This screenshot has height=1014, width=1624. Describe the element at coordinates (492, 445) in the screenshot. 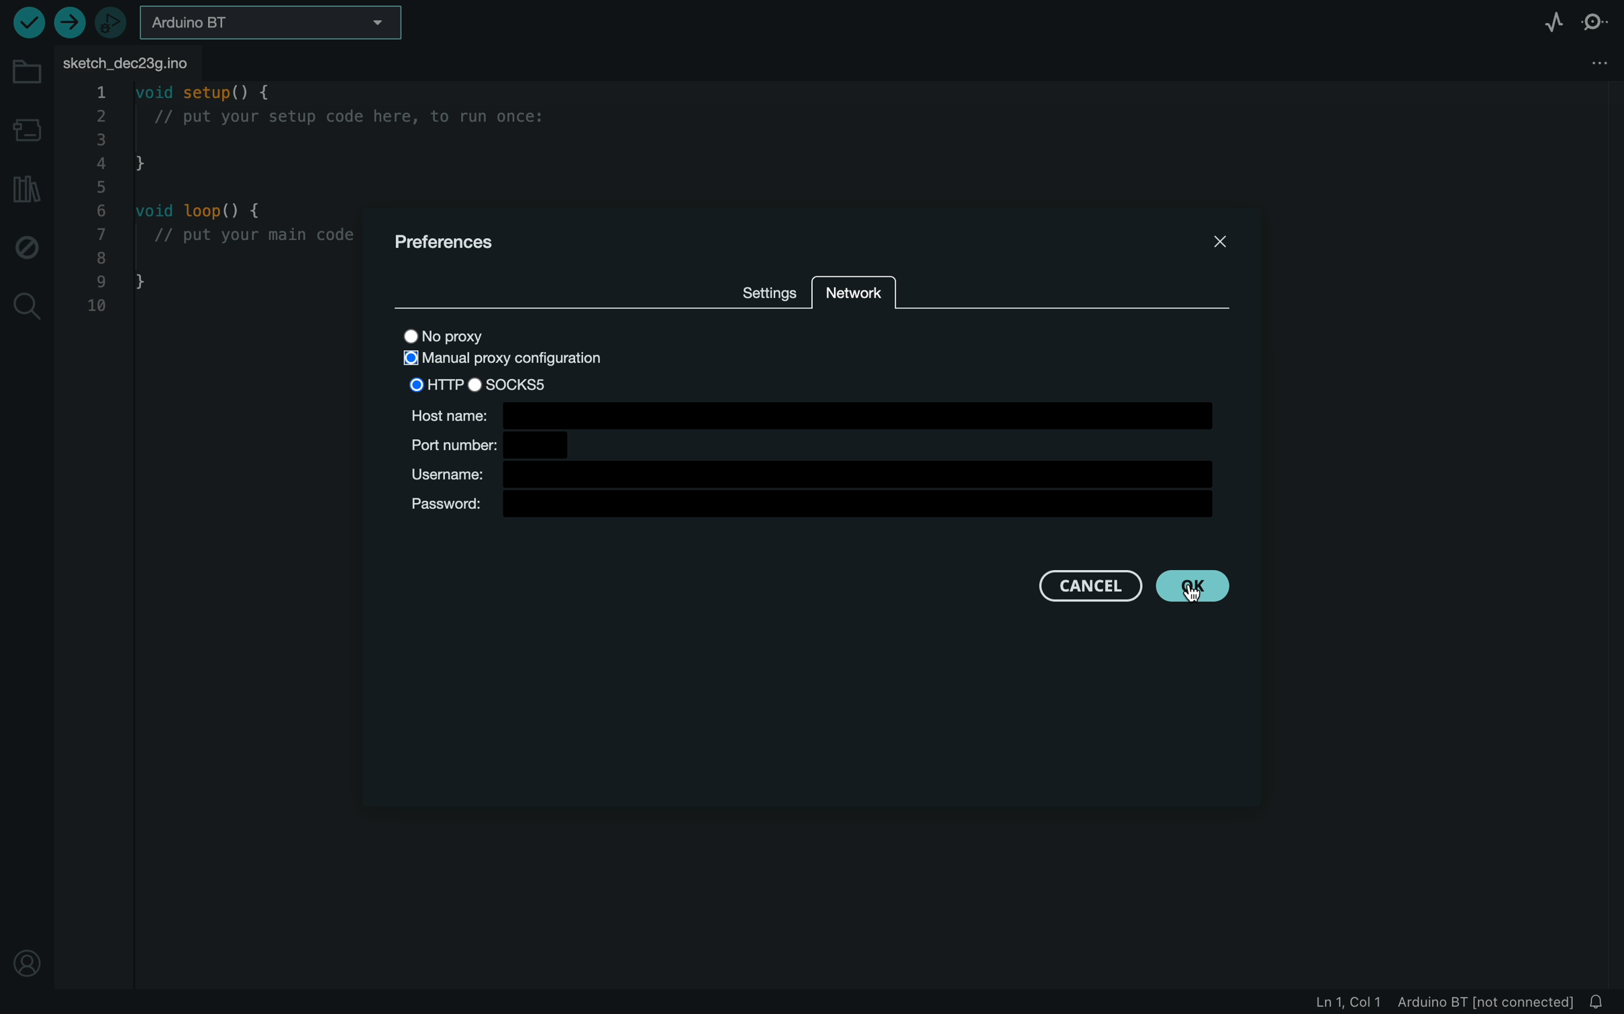

I see `port number` at that location.